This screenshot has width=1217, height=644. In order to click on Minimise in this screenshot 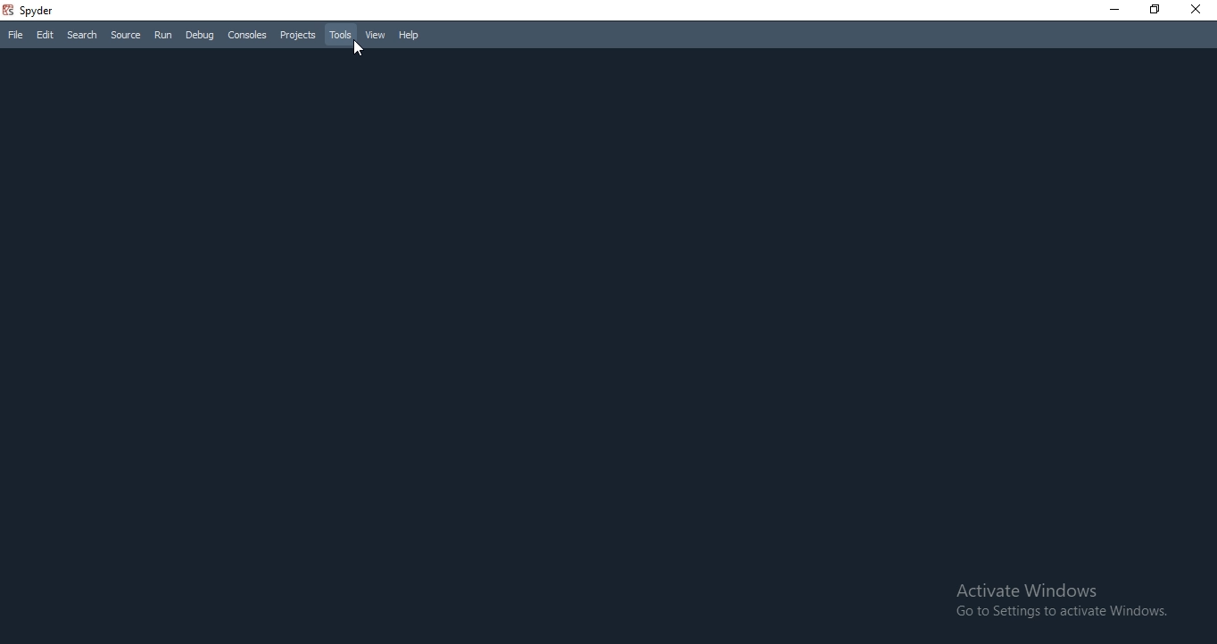, I will do `click(1110, 10)`.